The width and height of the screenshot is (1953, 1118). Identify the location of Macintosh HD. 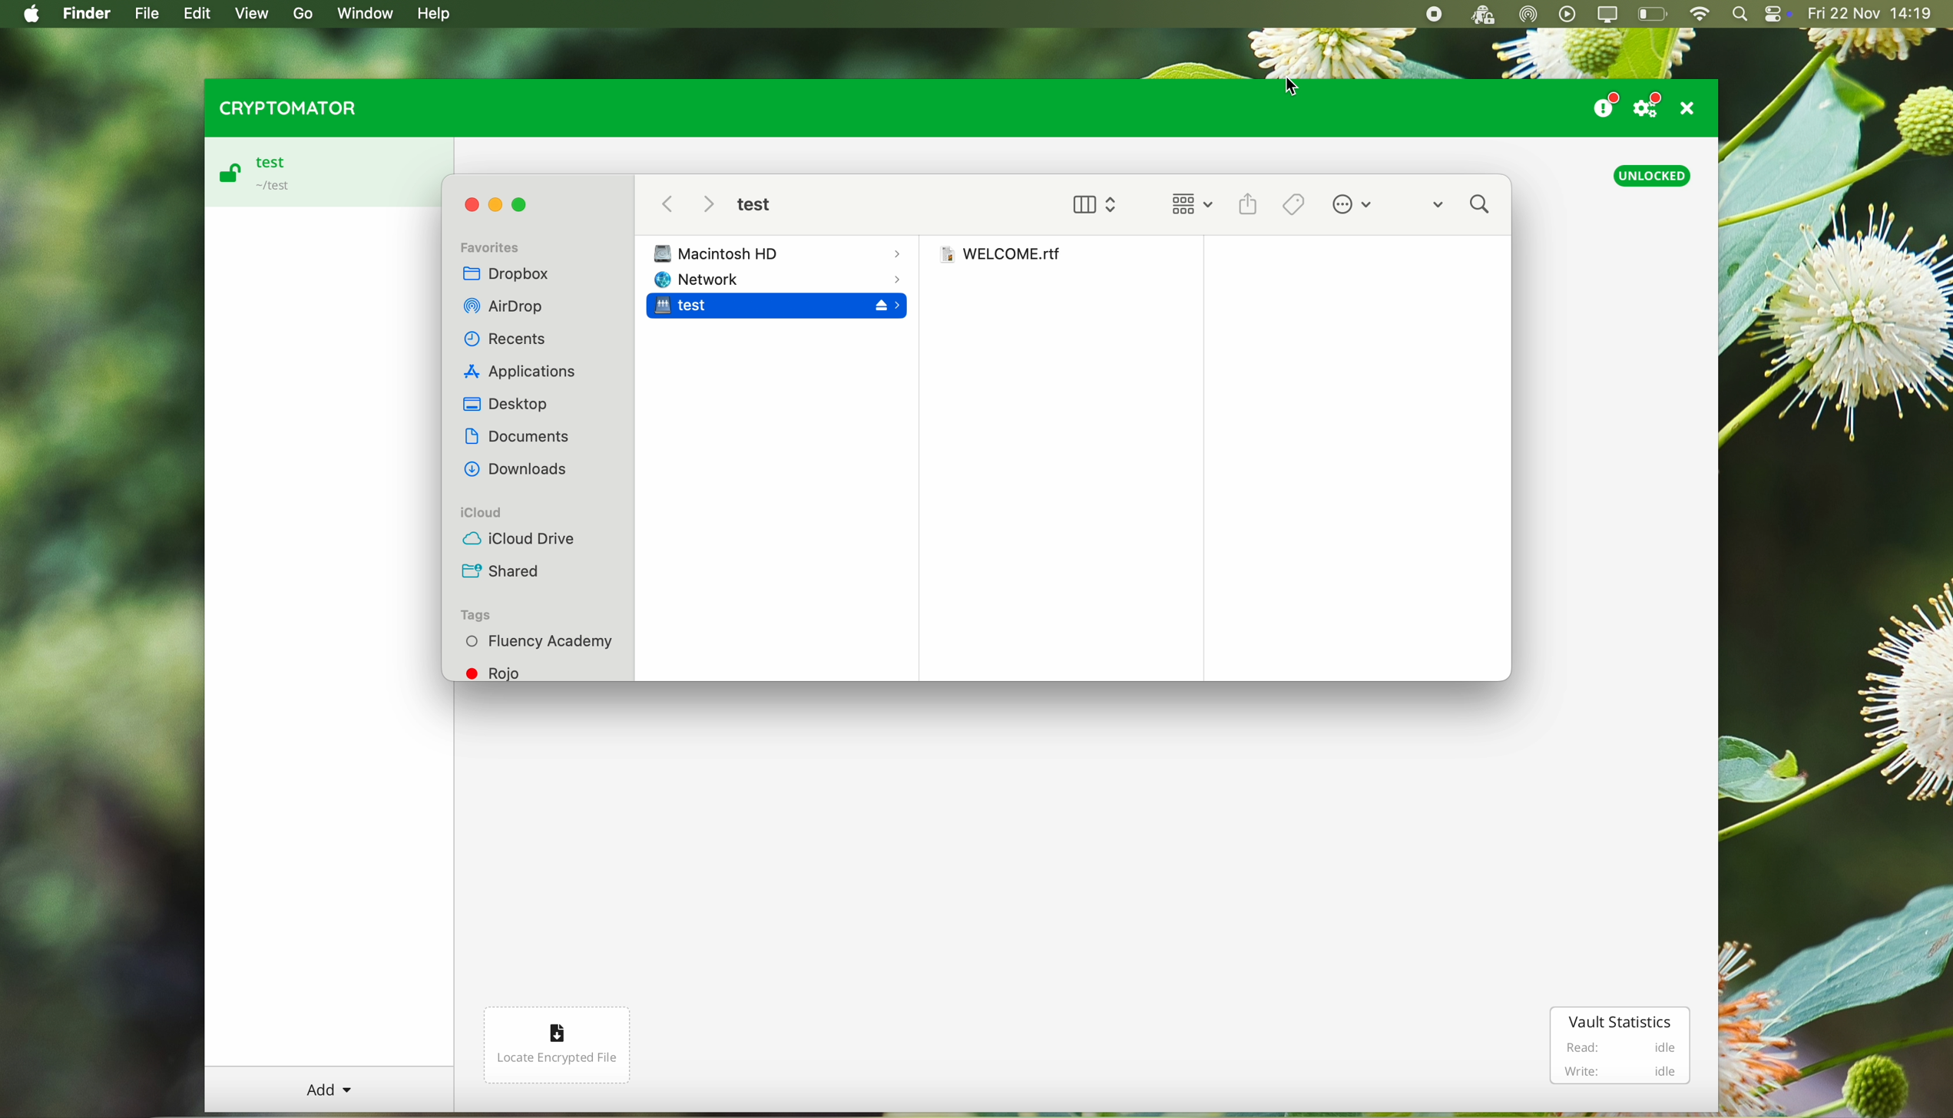
(780, 250).